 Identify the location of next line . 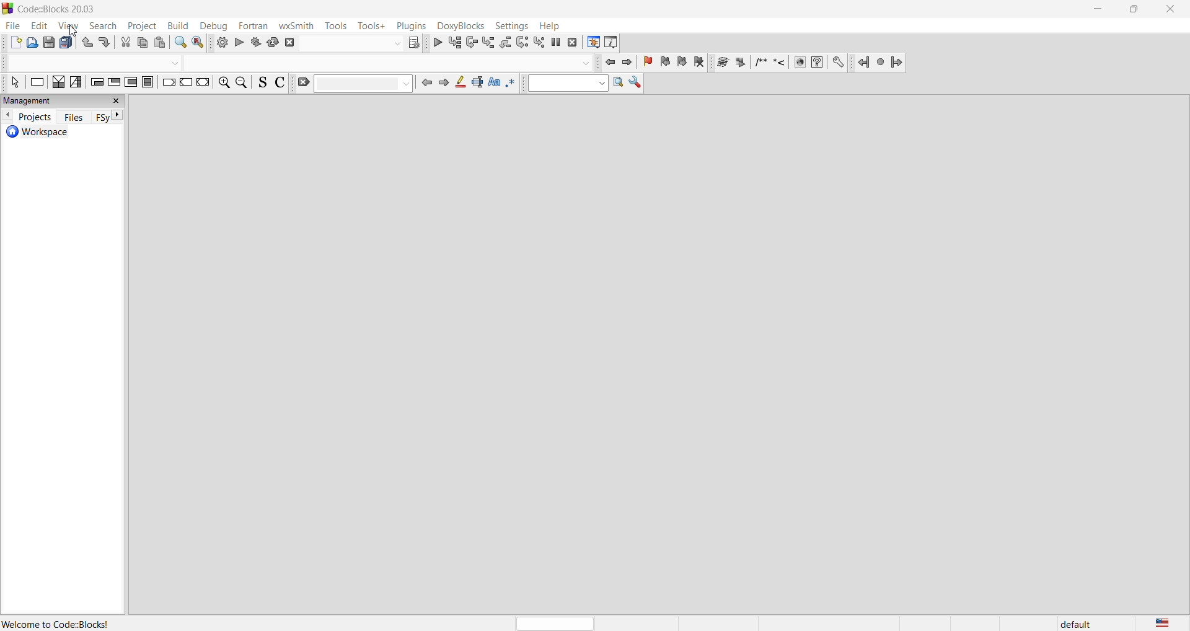
(471, 42).